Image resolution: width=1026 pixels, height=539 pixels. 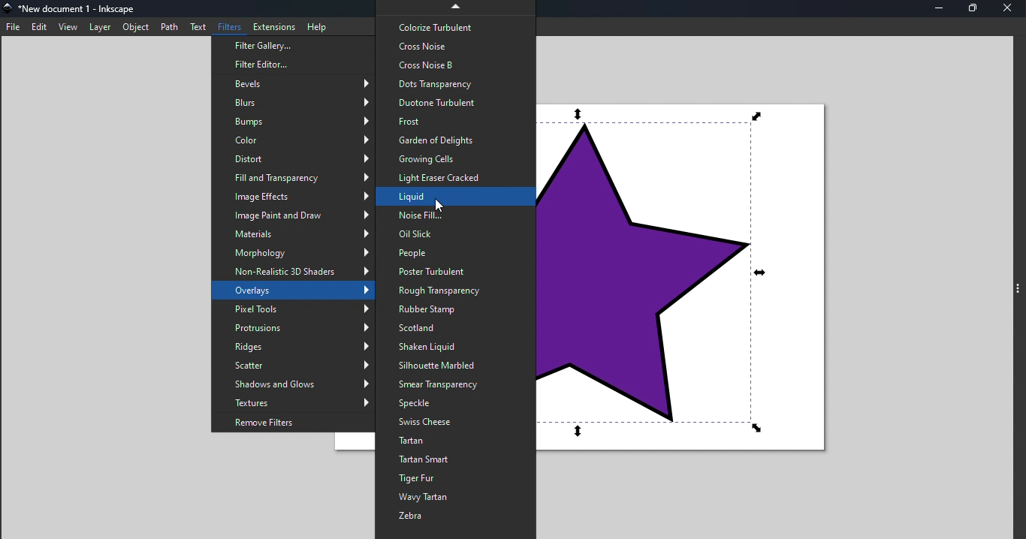 I want to click on Protrusions, so click(x=293, y=327).